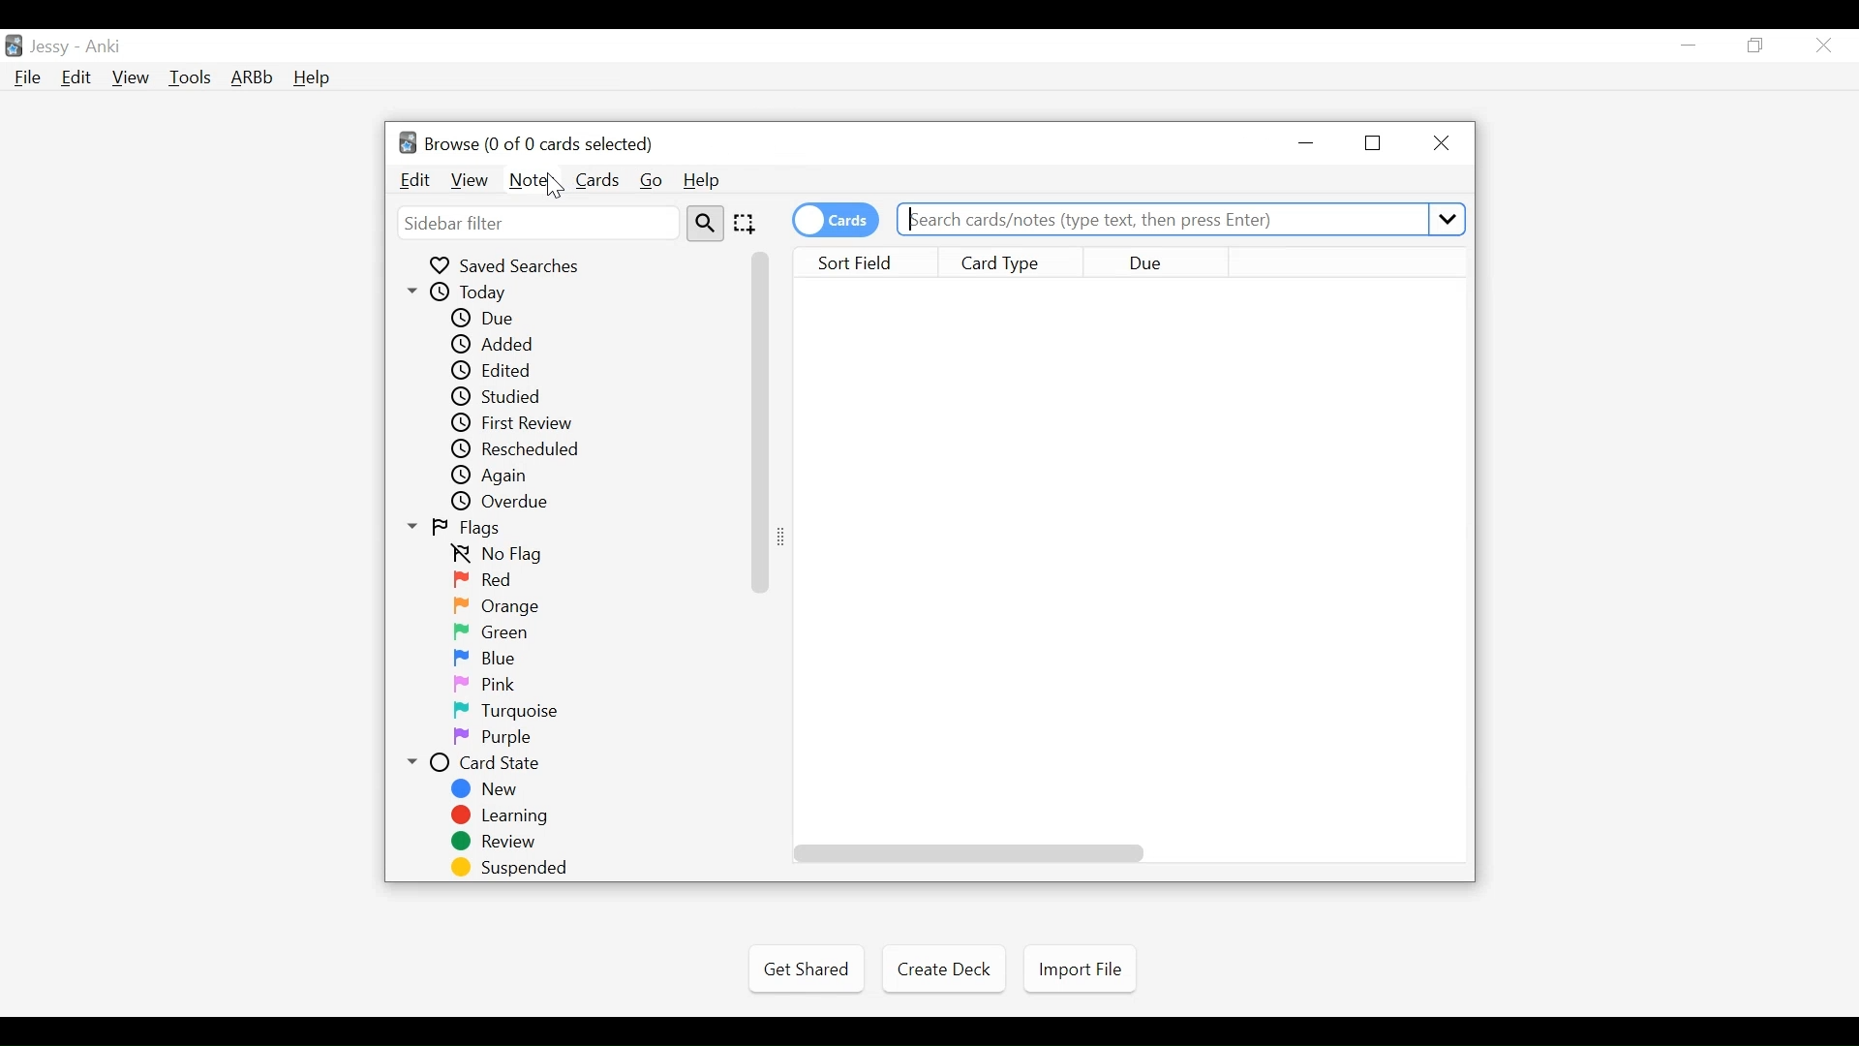 This screenshot has width=1859, height=1046. Describe the element at coordinates (599, 180) in the screenshot. I see `Cards` at that location.